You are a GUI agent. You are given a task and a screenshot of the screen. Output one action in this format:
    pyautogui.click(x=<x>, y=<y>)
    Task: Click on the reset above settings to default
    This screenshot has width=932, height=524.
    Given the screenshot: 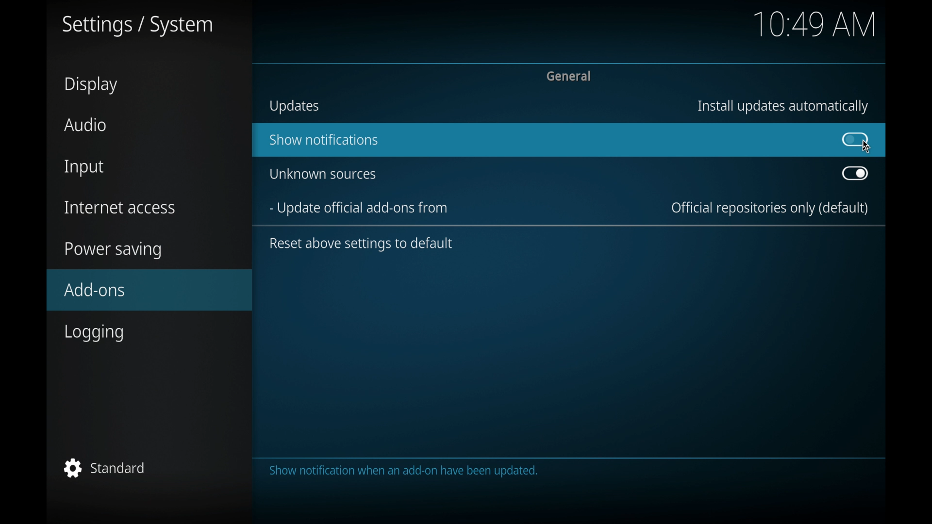 What is the action you would take?
    pyautogui.click(x=359, y=244)
    